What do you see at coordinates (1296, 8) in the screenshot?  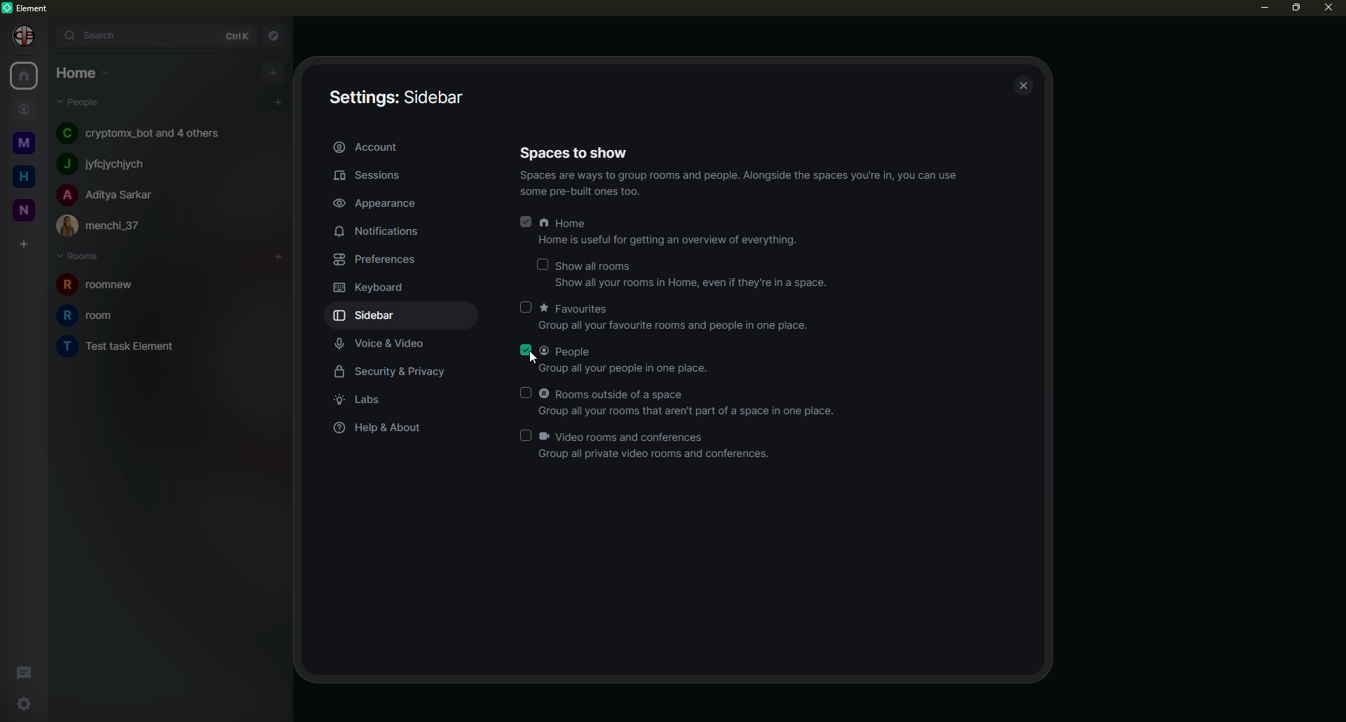 I see `maximize` at bounding box center [1296, 8].